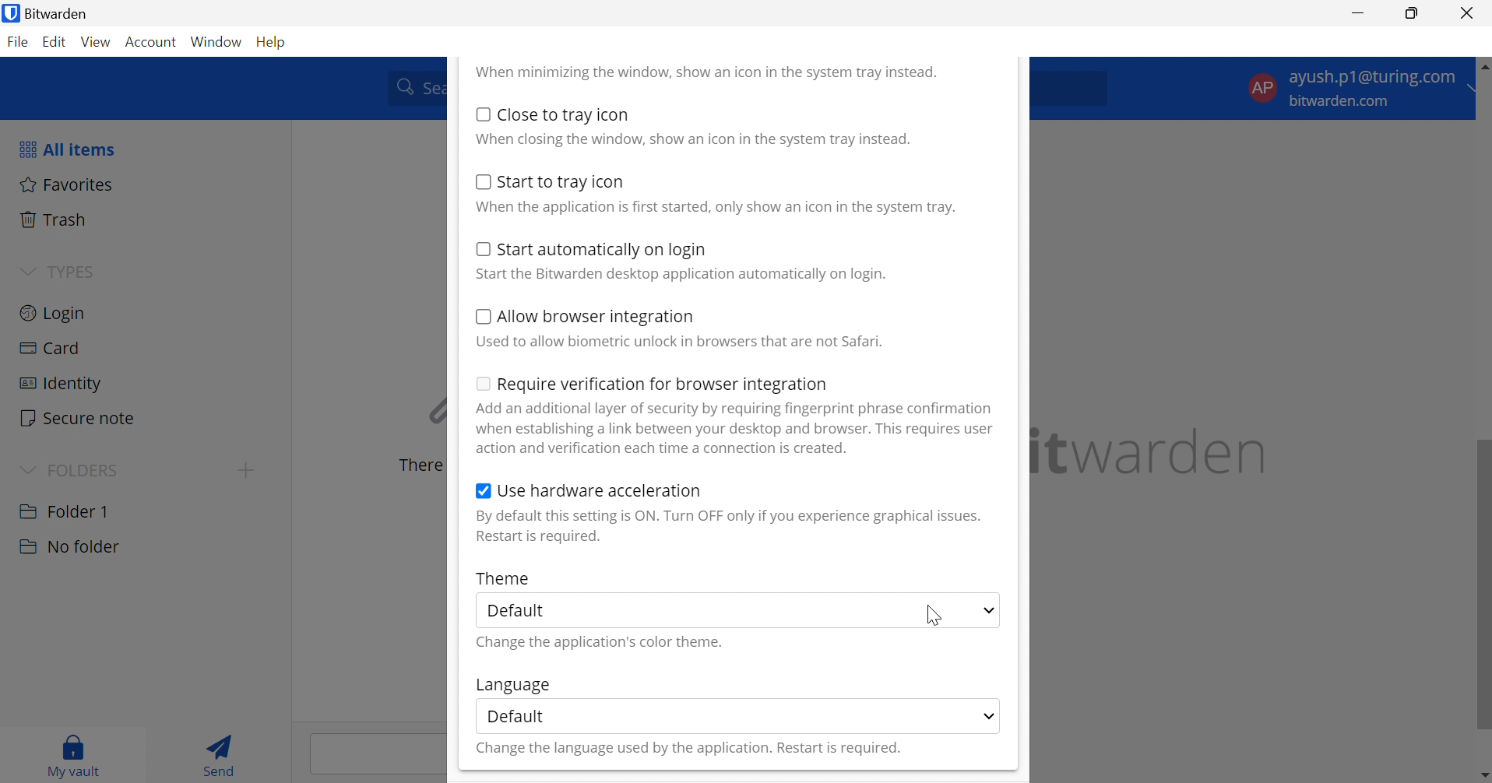 Image resolution: width=1492 pixels, height=783 pixels. What do you see at coordinates (988, 611) in the screenshot?
I see `Drop Down` at bounding box center [988, 611].